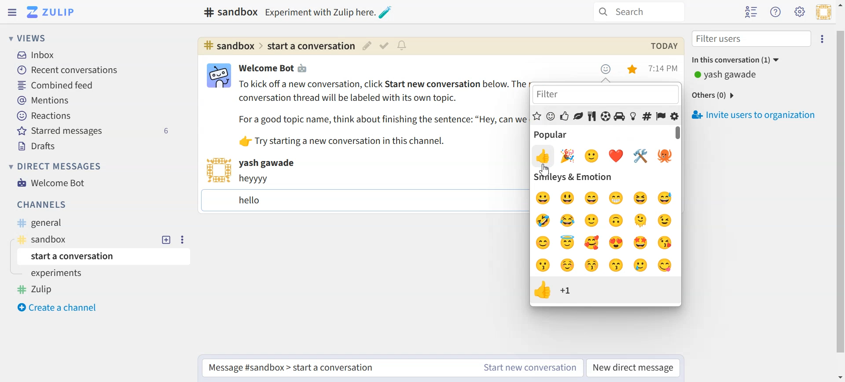 The height and width of the screenshot is (382, 845). Describe the element at coordinates (800, 12) in the screenshot. I see `Main menu` at that location.